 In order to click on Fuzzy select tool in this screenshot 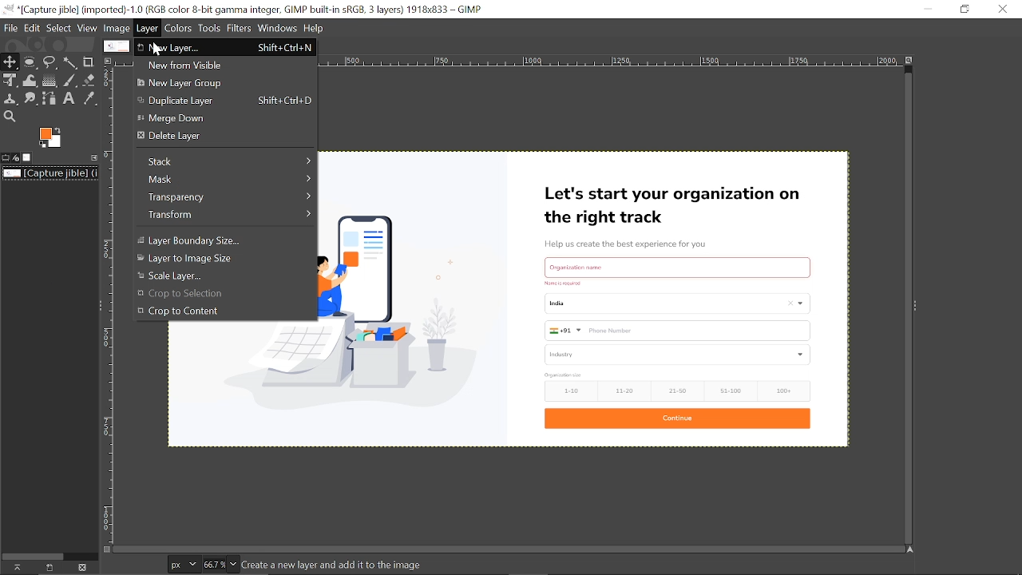, I will do `click(71, 62)`.